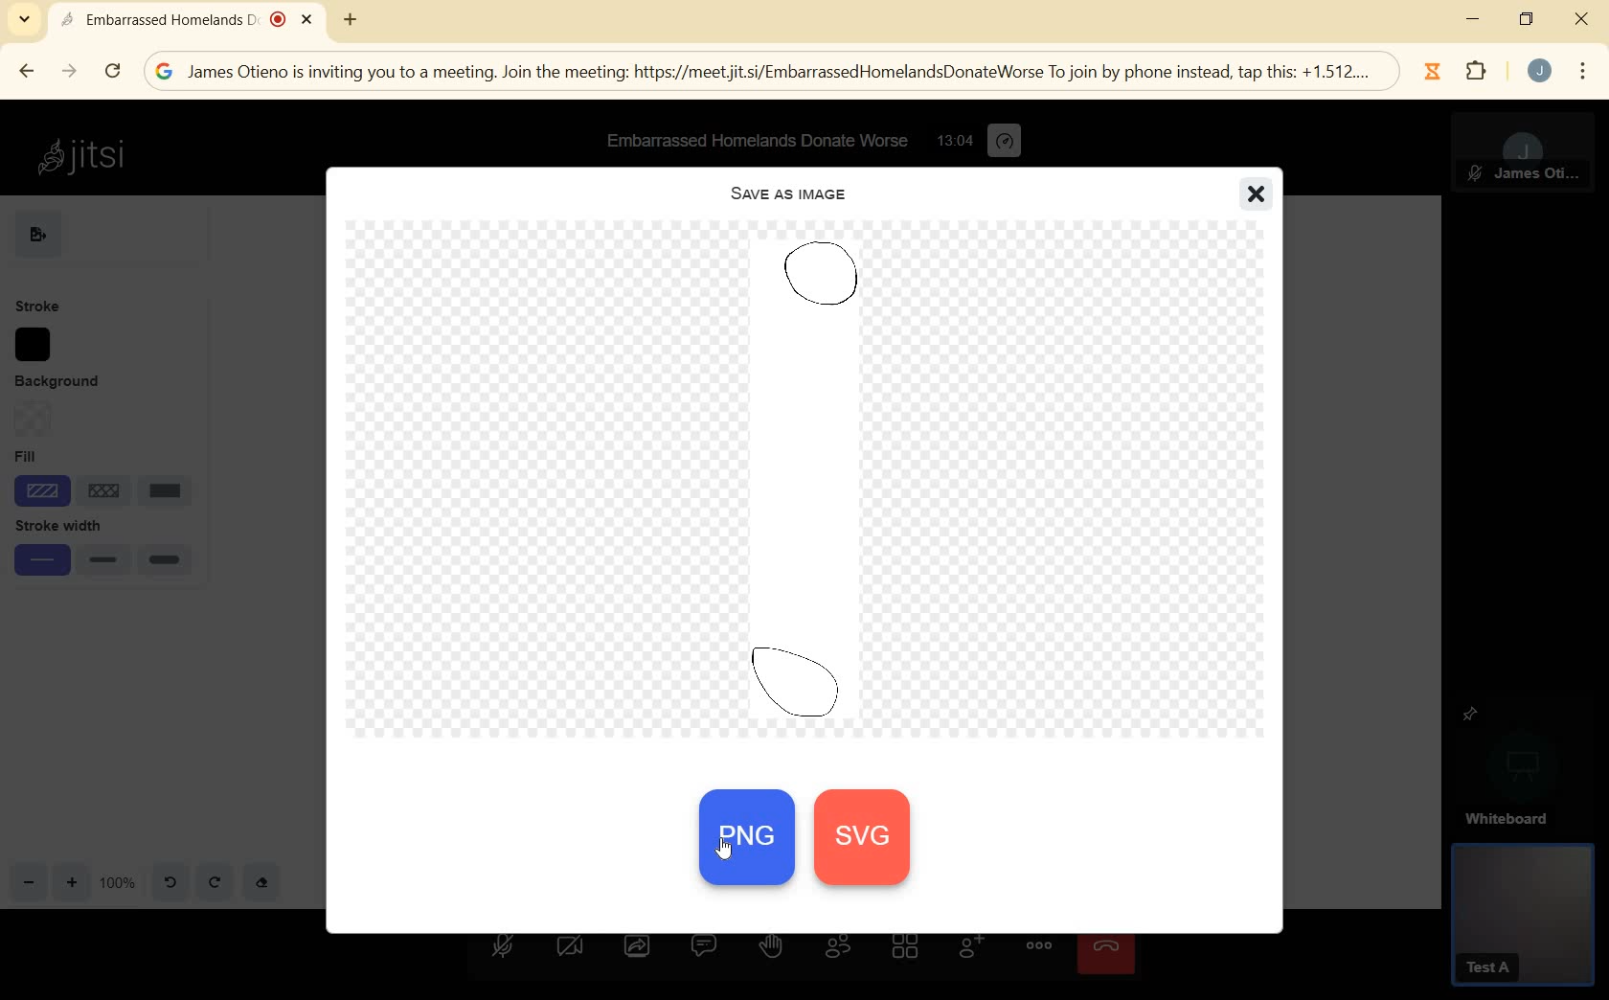 The width and height of the screenshot is (1609, 1000). What do you see at coordinates (809, 485) in the screenshot?
I see `PREVIEW` at bounding box center [809, 485].